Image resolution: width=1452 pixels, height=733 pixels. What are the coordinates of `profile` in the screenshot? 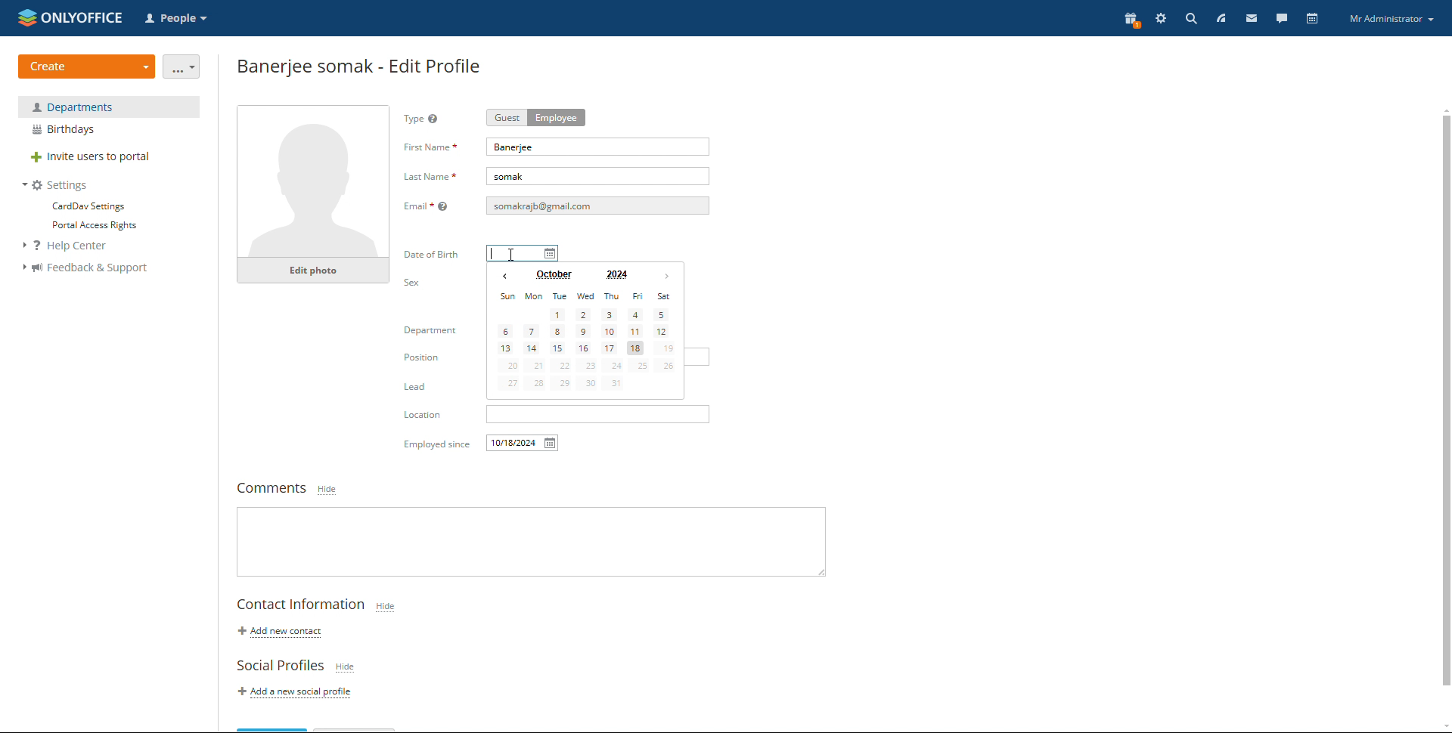 It's located at (1391, 20).